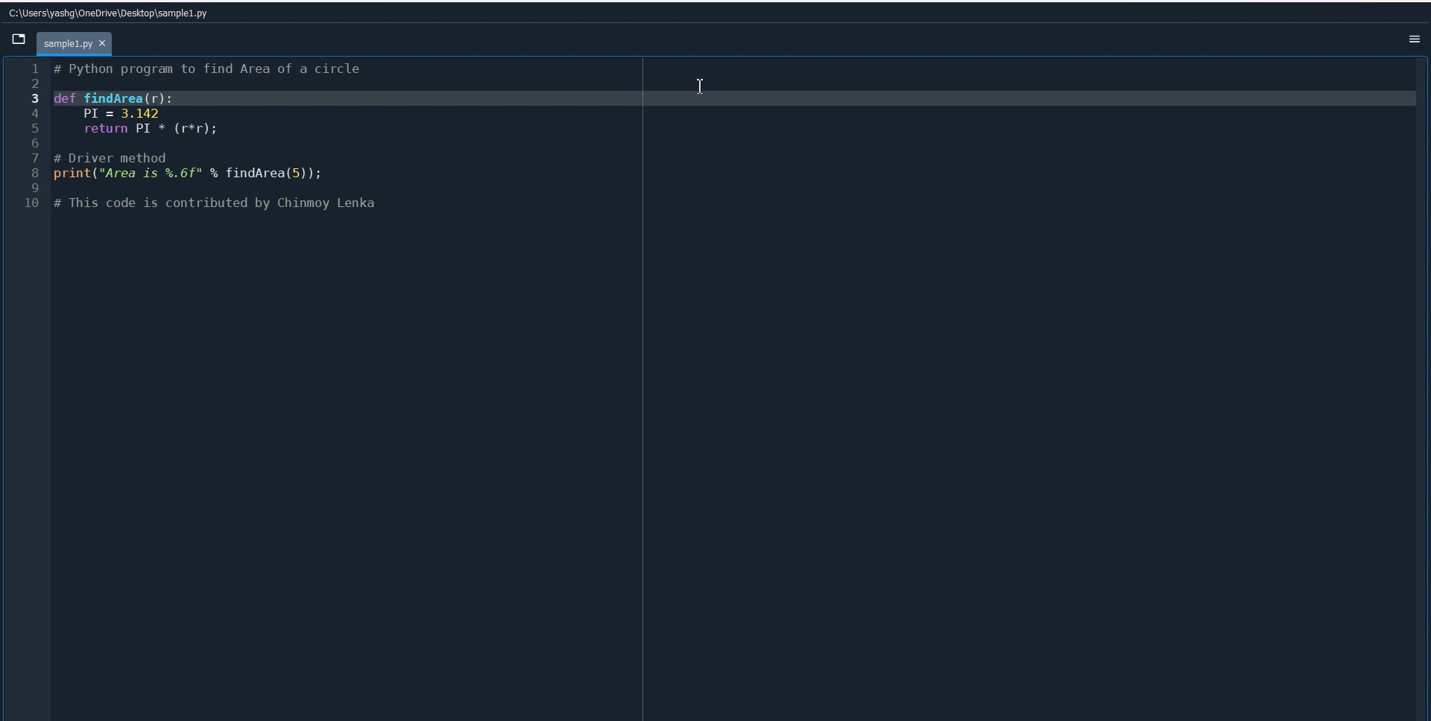  What do you see at coordinates (1415, 36) in the screenshot?
I see `Option` at bounding box center [1415, 36].